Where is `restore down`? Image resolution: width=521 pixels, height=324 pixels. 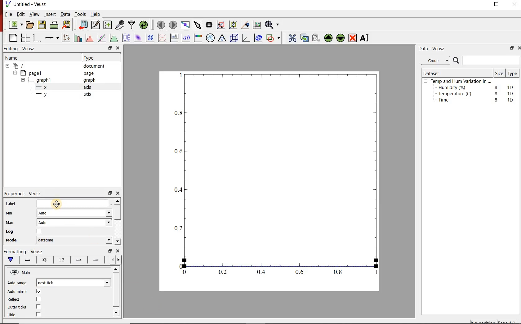 restore down is located at coordinates (510, 49).